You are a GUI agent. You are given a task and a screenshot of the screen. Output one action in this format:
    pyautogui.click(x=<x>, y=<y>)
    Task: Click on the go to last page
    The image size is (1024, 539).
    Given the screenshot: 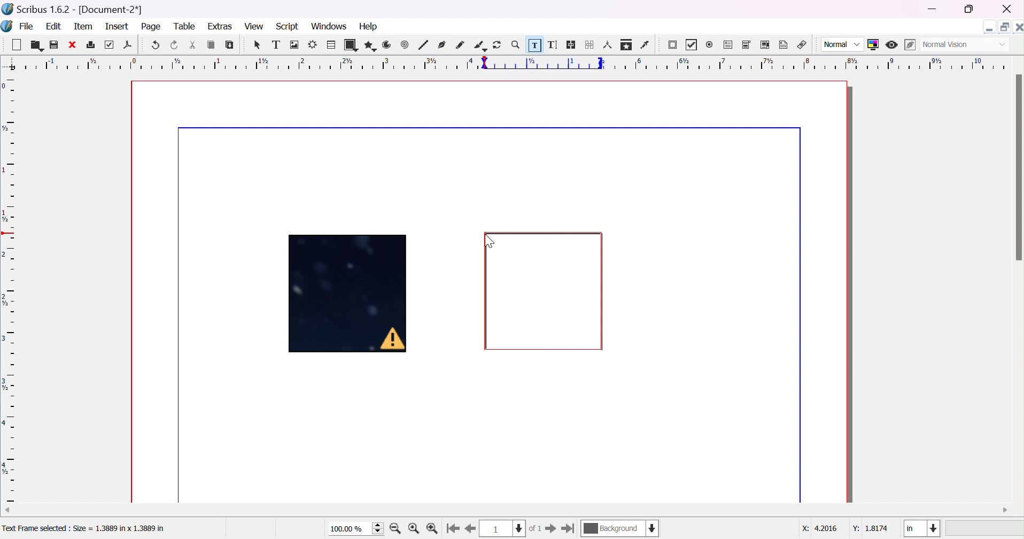 What is the action you would take?
    pyautogui.click(x=569, y=528)
    